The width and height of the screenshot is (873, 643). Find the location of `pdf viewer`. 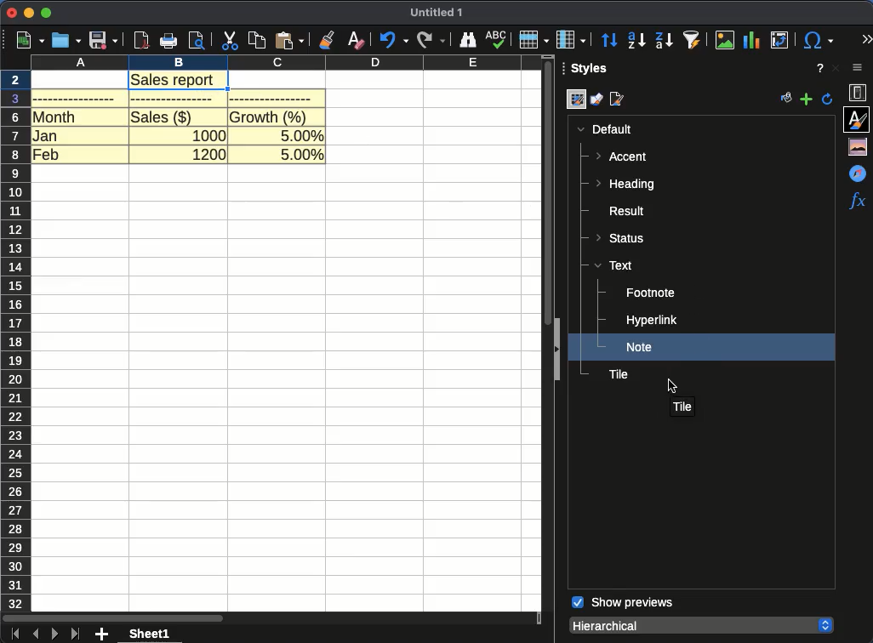

pdf viewer is located at coordinates (141, 41).